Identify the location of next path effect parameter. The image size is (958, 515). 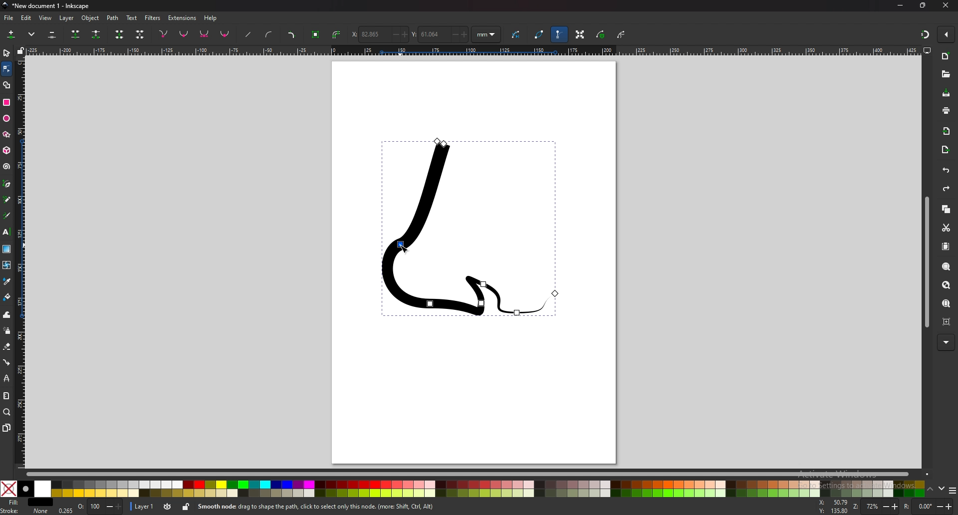
(517, 35).